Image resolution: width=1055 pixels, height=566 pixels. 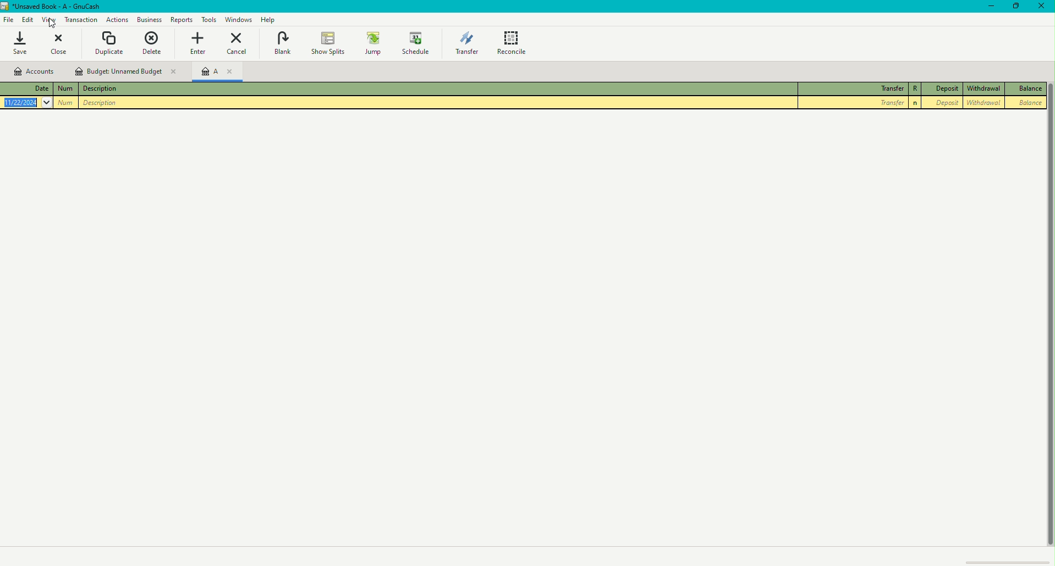 What do you see at coordinates (109, 43) in the screenshot?
I see `Duplicate` at bounding box center [109, 43].